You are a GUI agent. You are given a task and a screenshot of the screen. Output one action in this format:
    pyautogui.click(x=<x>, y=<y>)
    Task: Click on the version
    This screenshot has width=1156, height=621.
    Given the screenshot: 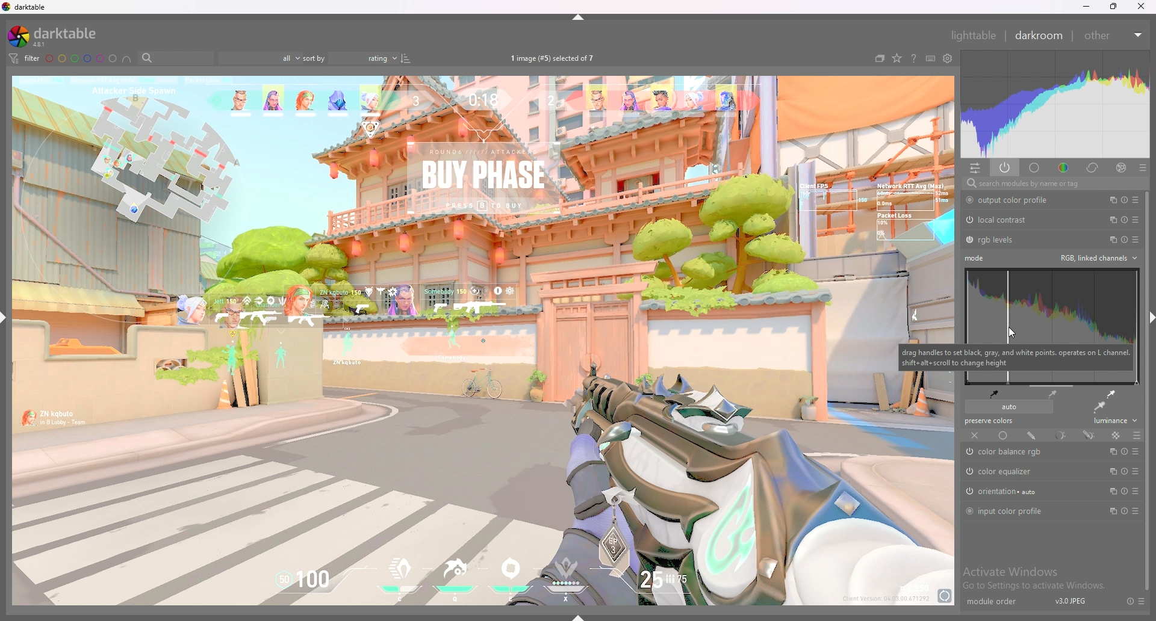 What is the action you would take?
    pyautogui.click(x=1071, y=603)
    